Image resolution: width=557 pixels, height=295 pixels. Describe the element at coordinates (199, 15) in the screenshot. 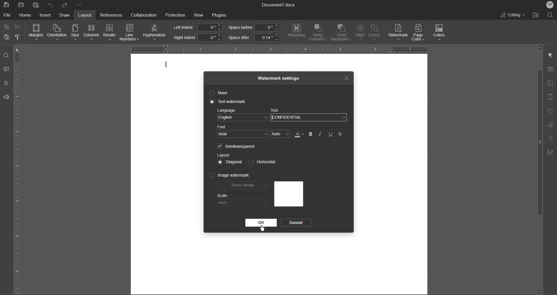

I see `View` at that location.